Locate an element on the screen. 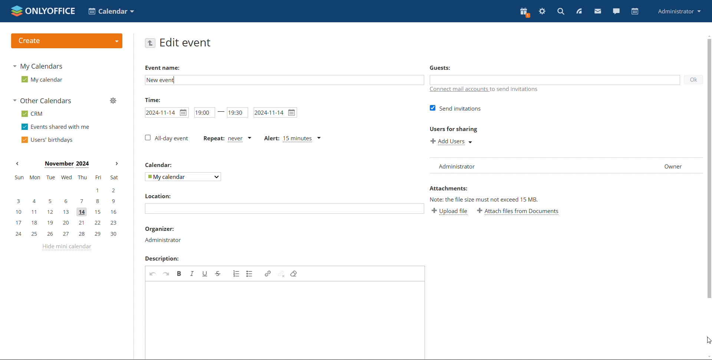 The image size is (712, 360). event repetition is located at coordinates (227, 139).